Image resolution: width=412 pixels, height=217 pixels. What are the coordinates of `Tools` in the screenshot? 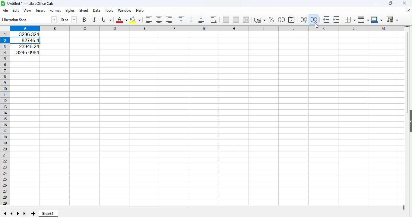 It's located at (109, 11).